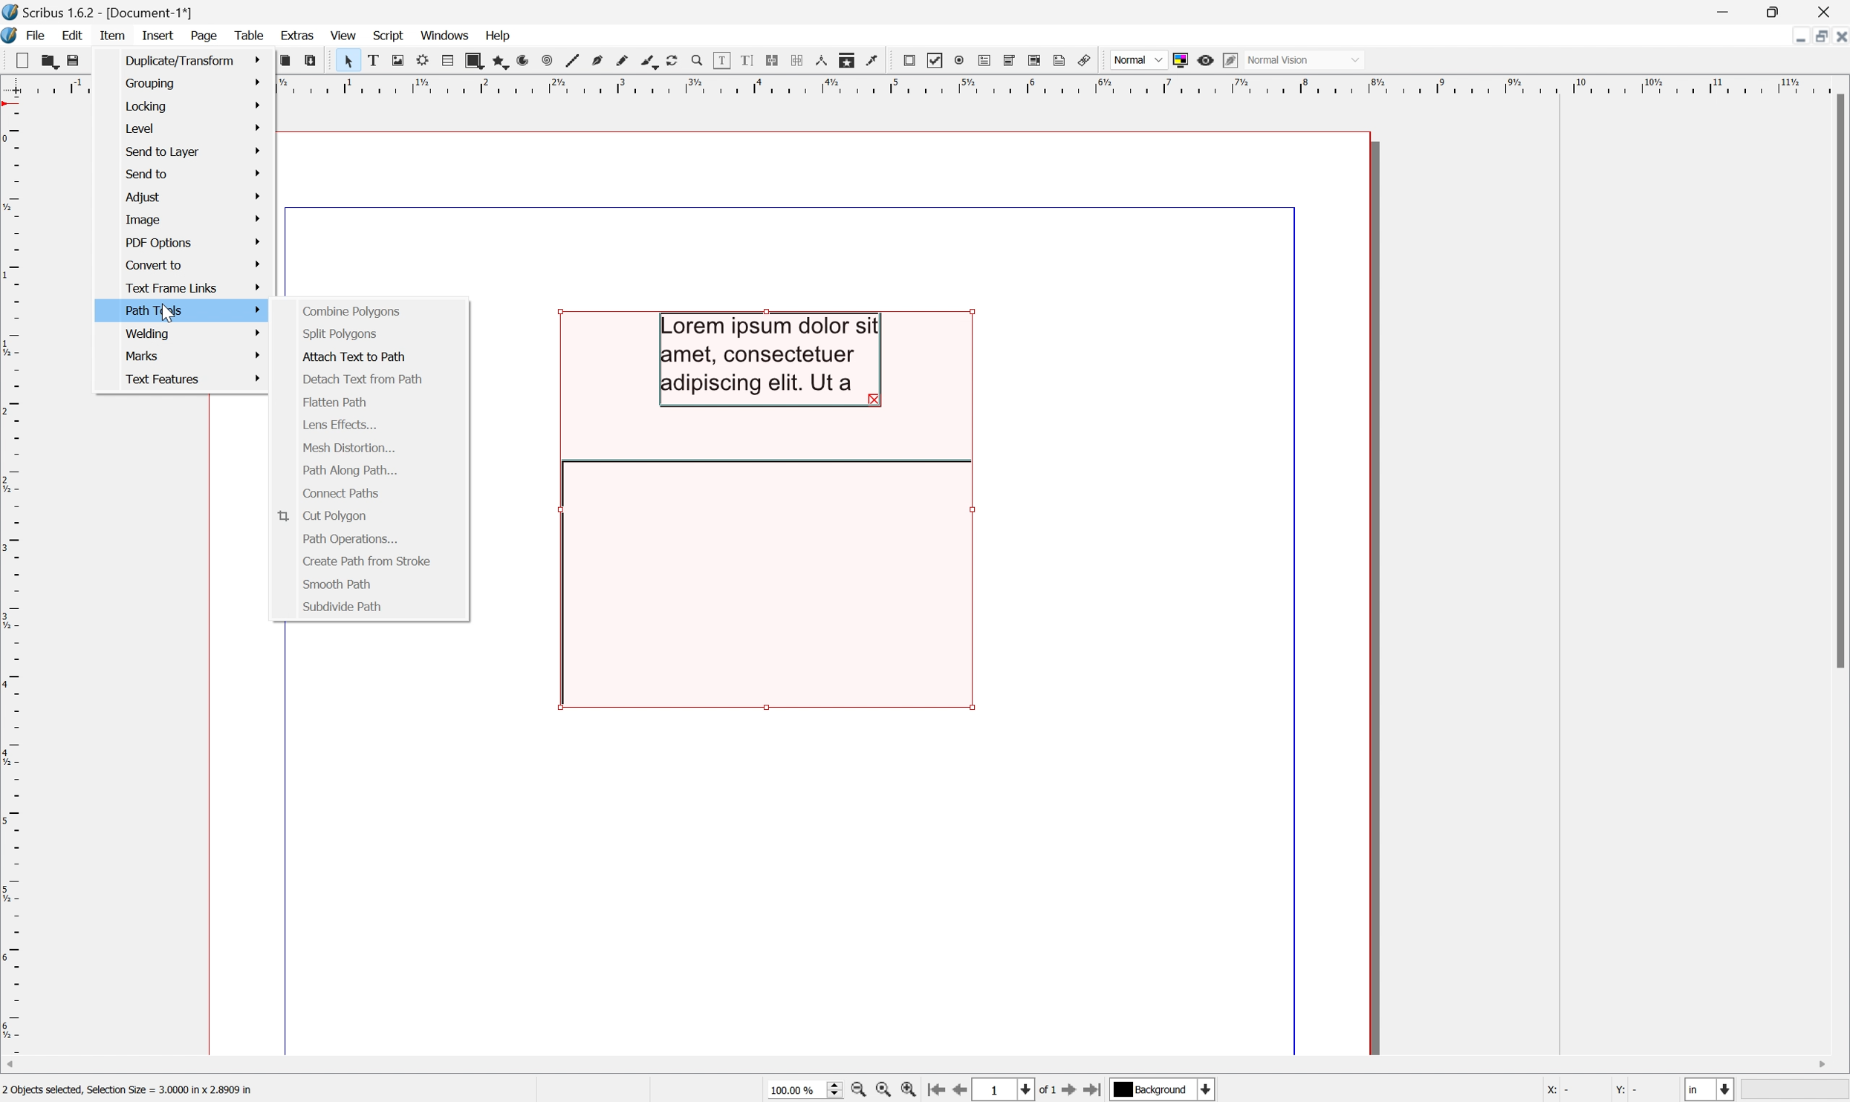 This screenshot has width=1850, height=1102. What do you see at coordinates (12, 36) in the screenshot?
I see `Scribus icon` at bounding box center [12, 36].